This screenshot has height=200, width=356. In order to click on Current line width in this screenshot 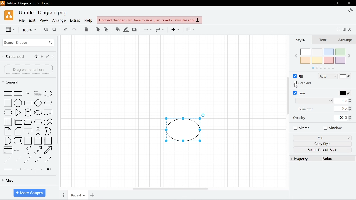, I will do `click(343, 101)`.